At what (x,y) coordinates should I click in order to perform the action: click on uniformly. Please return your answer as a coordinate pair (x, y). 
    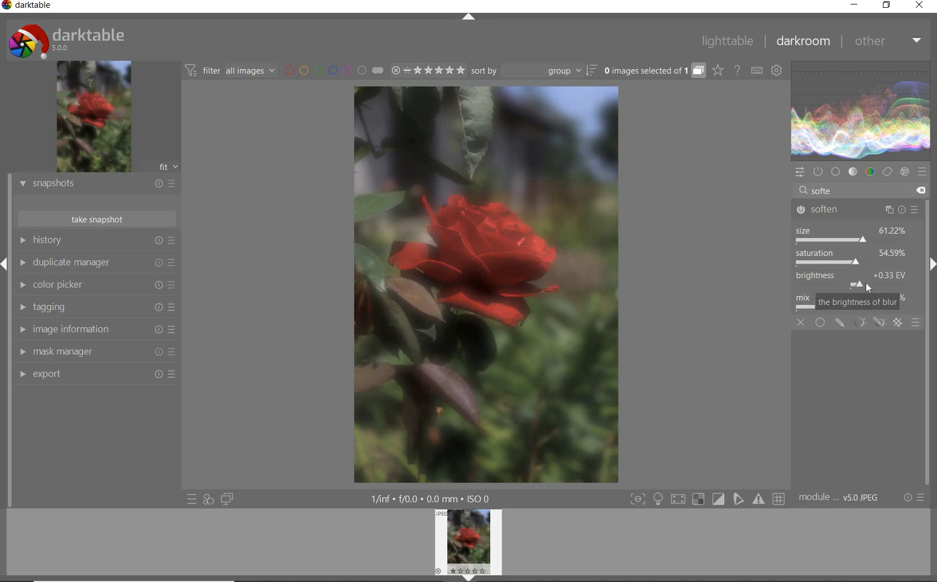
    Looking at the image, I should click on (820, 322).